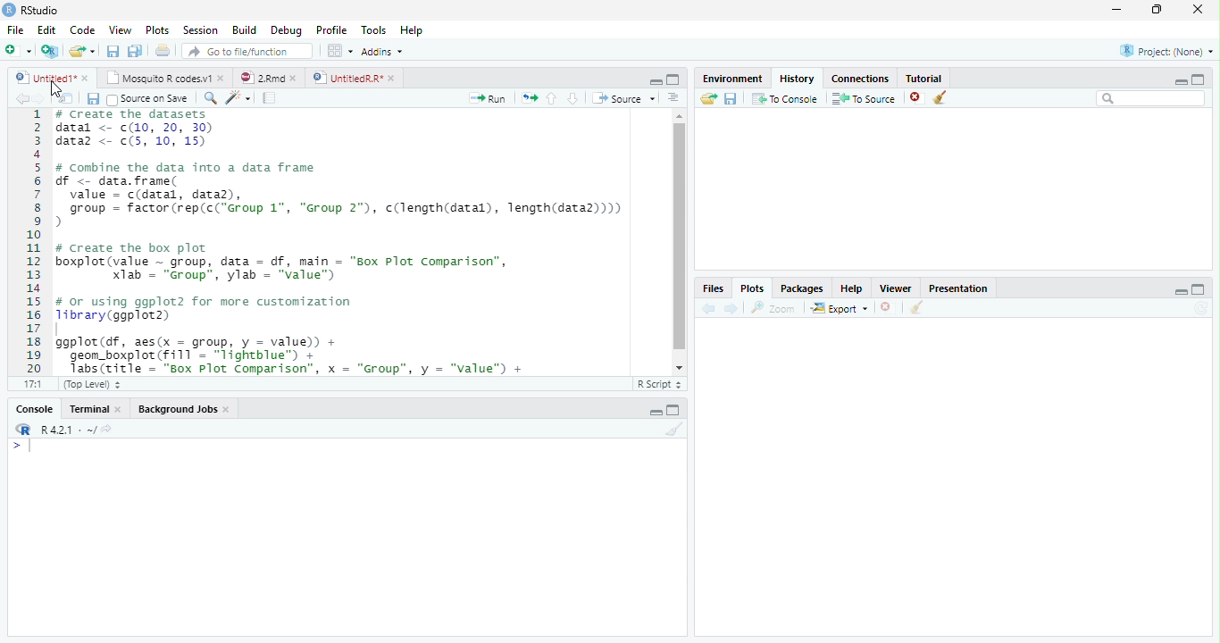  Describe the element at coordinates (248, 51) in the screenshot. I see `Go to file/function` at that location.